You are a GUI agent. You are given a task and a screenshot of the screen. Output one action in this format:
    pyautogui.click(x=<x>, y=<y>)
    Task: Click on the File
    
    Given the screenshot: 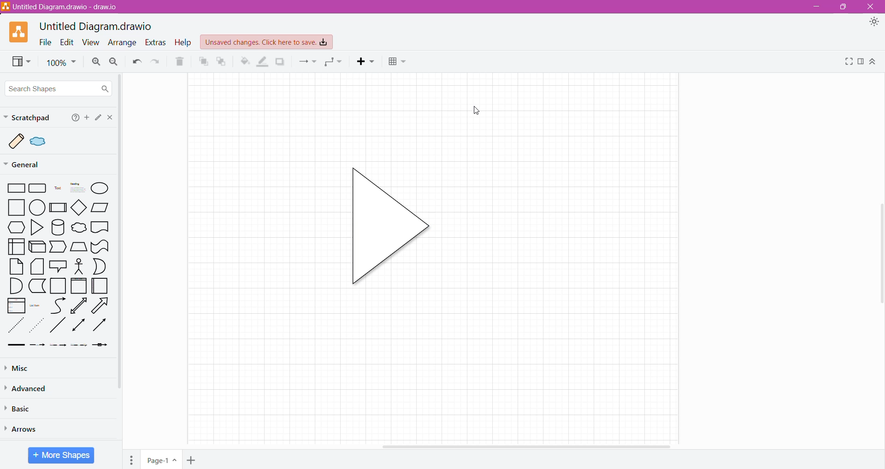 What is the action you would take?
    pyautogui.click(x=45, y=42)
    